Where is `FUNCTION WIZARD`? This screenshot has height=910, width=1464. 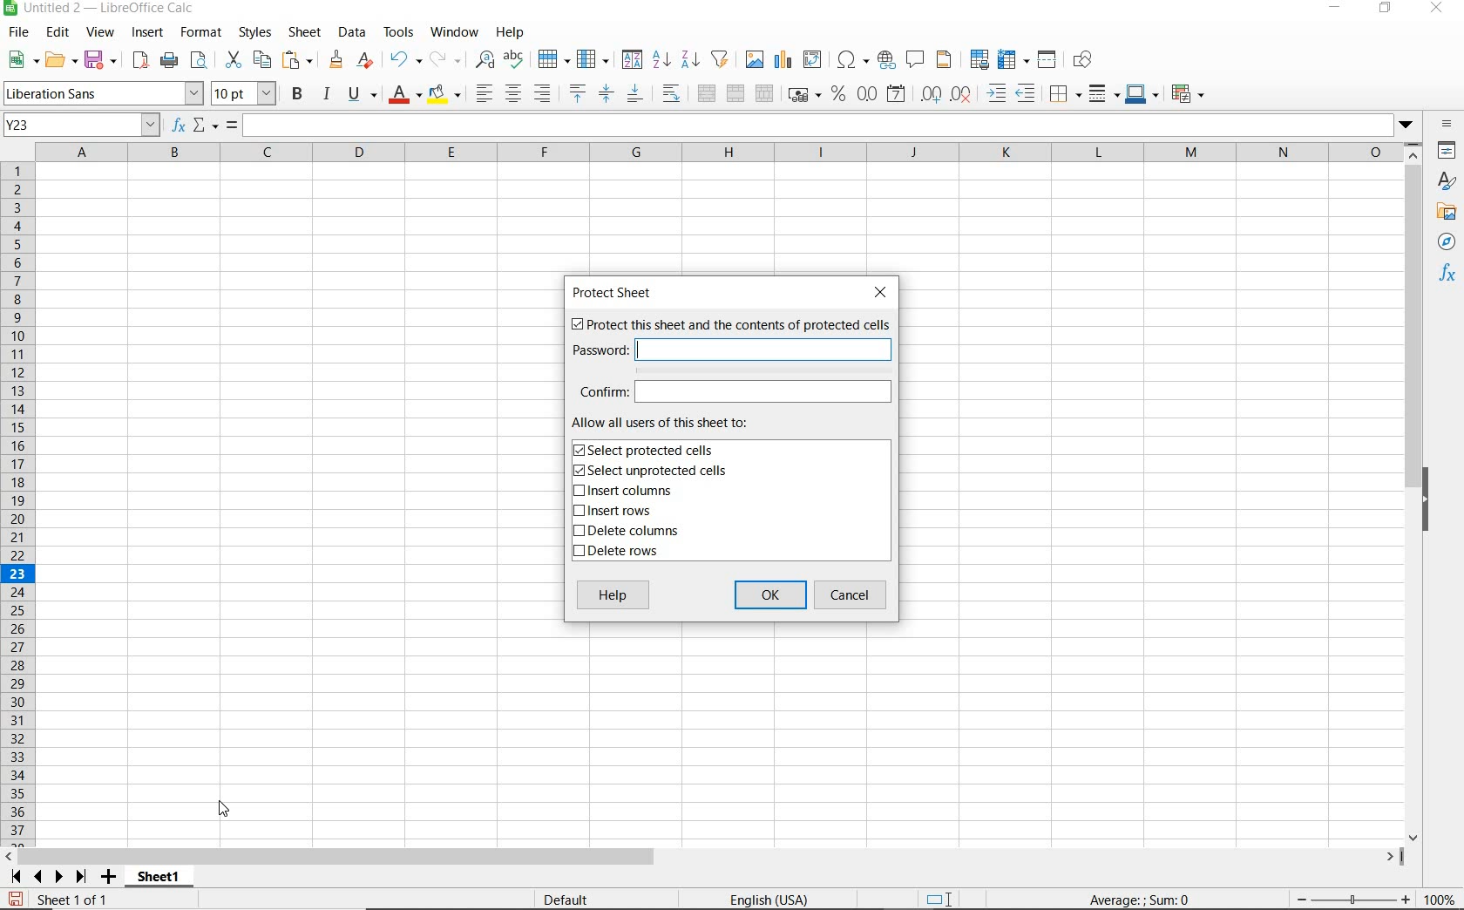 FUNCTION WIZARD is located at coordinates (179, 126).